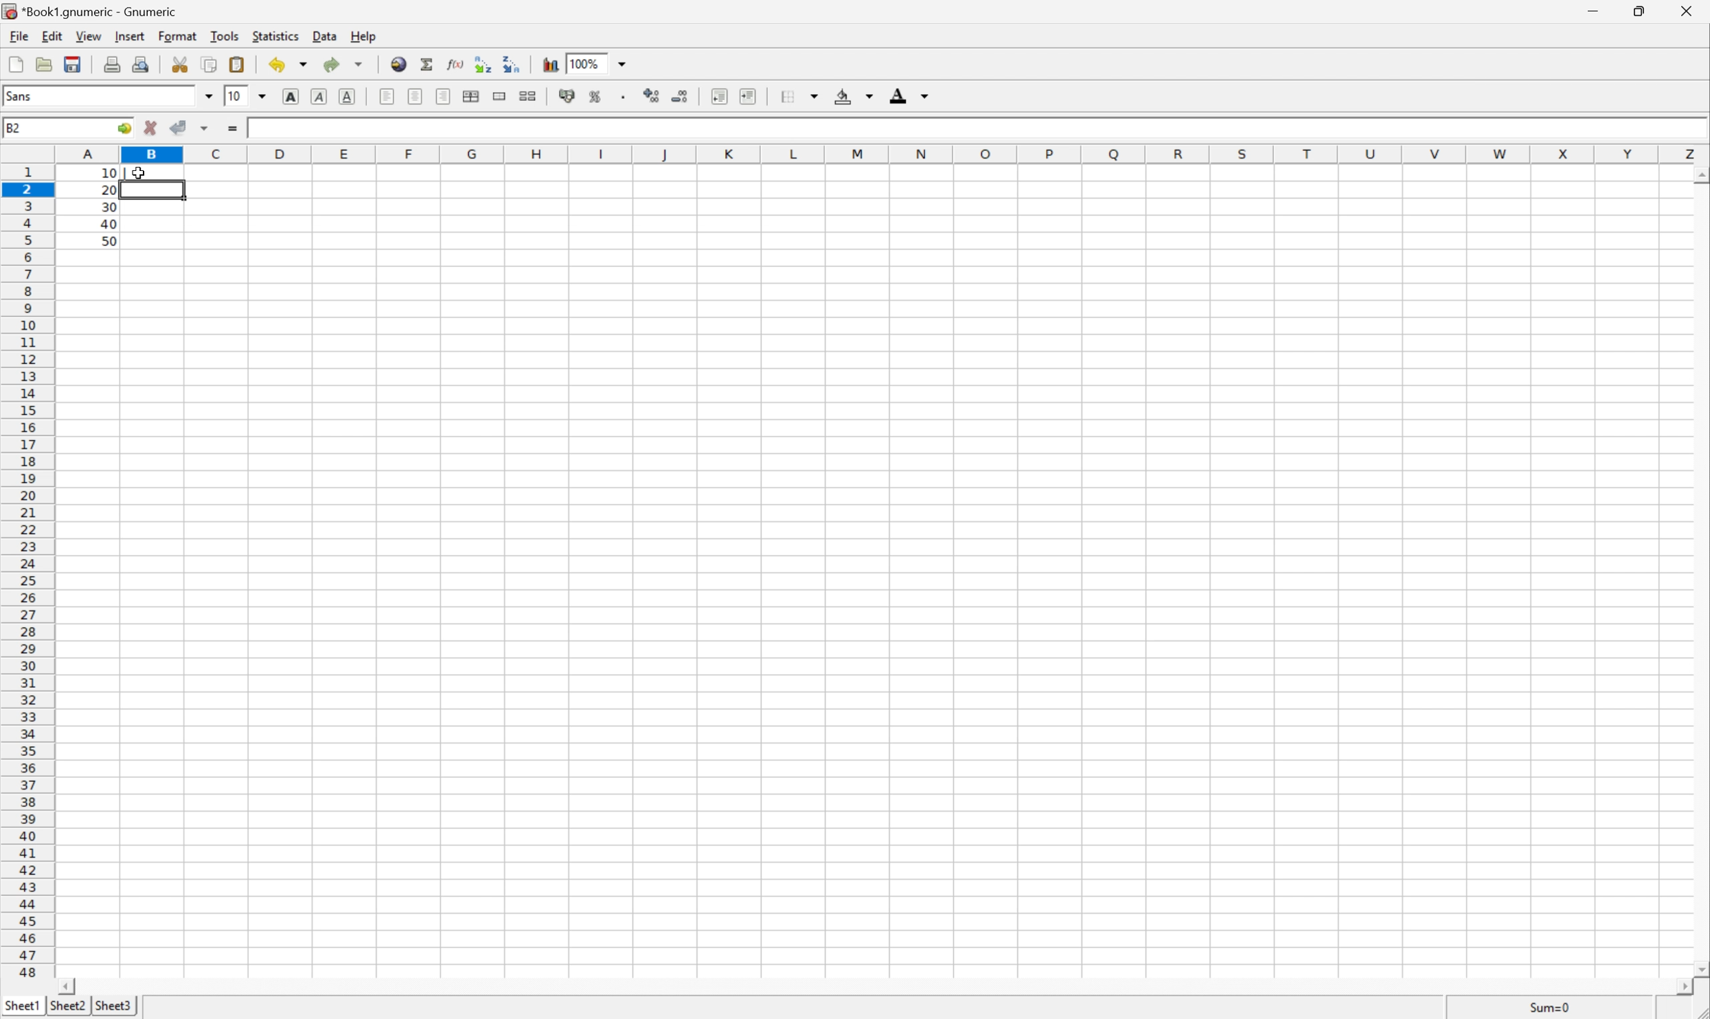  I want to click on Create a new workbook, so click(16, 62).